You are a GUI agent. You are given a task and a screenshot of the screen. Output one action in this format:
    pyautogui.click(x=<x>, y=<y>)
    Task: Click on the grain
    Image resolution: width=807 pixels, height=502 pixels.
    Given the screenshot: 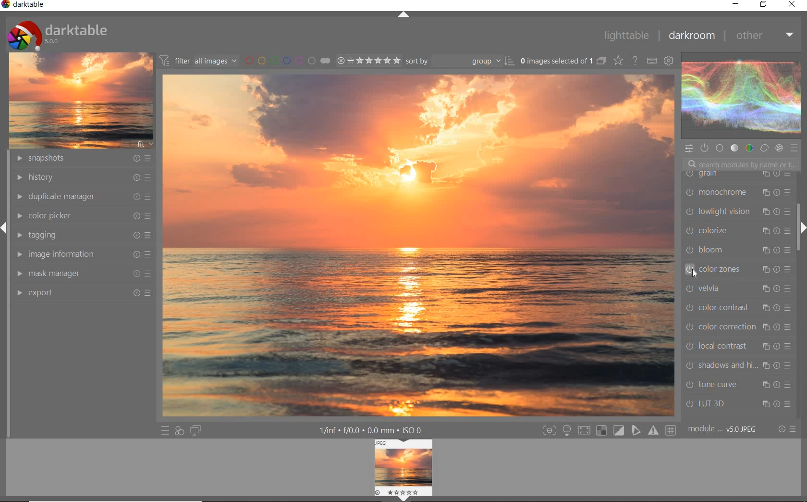 What is the action you would take?
    pyautogui.click(x=736, y=177)
    